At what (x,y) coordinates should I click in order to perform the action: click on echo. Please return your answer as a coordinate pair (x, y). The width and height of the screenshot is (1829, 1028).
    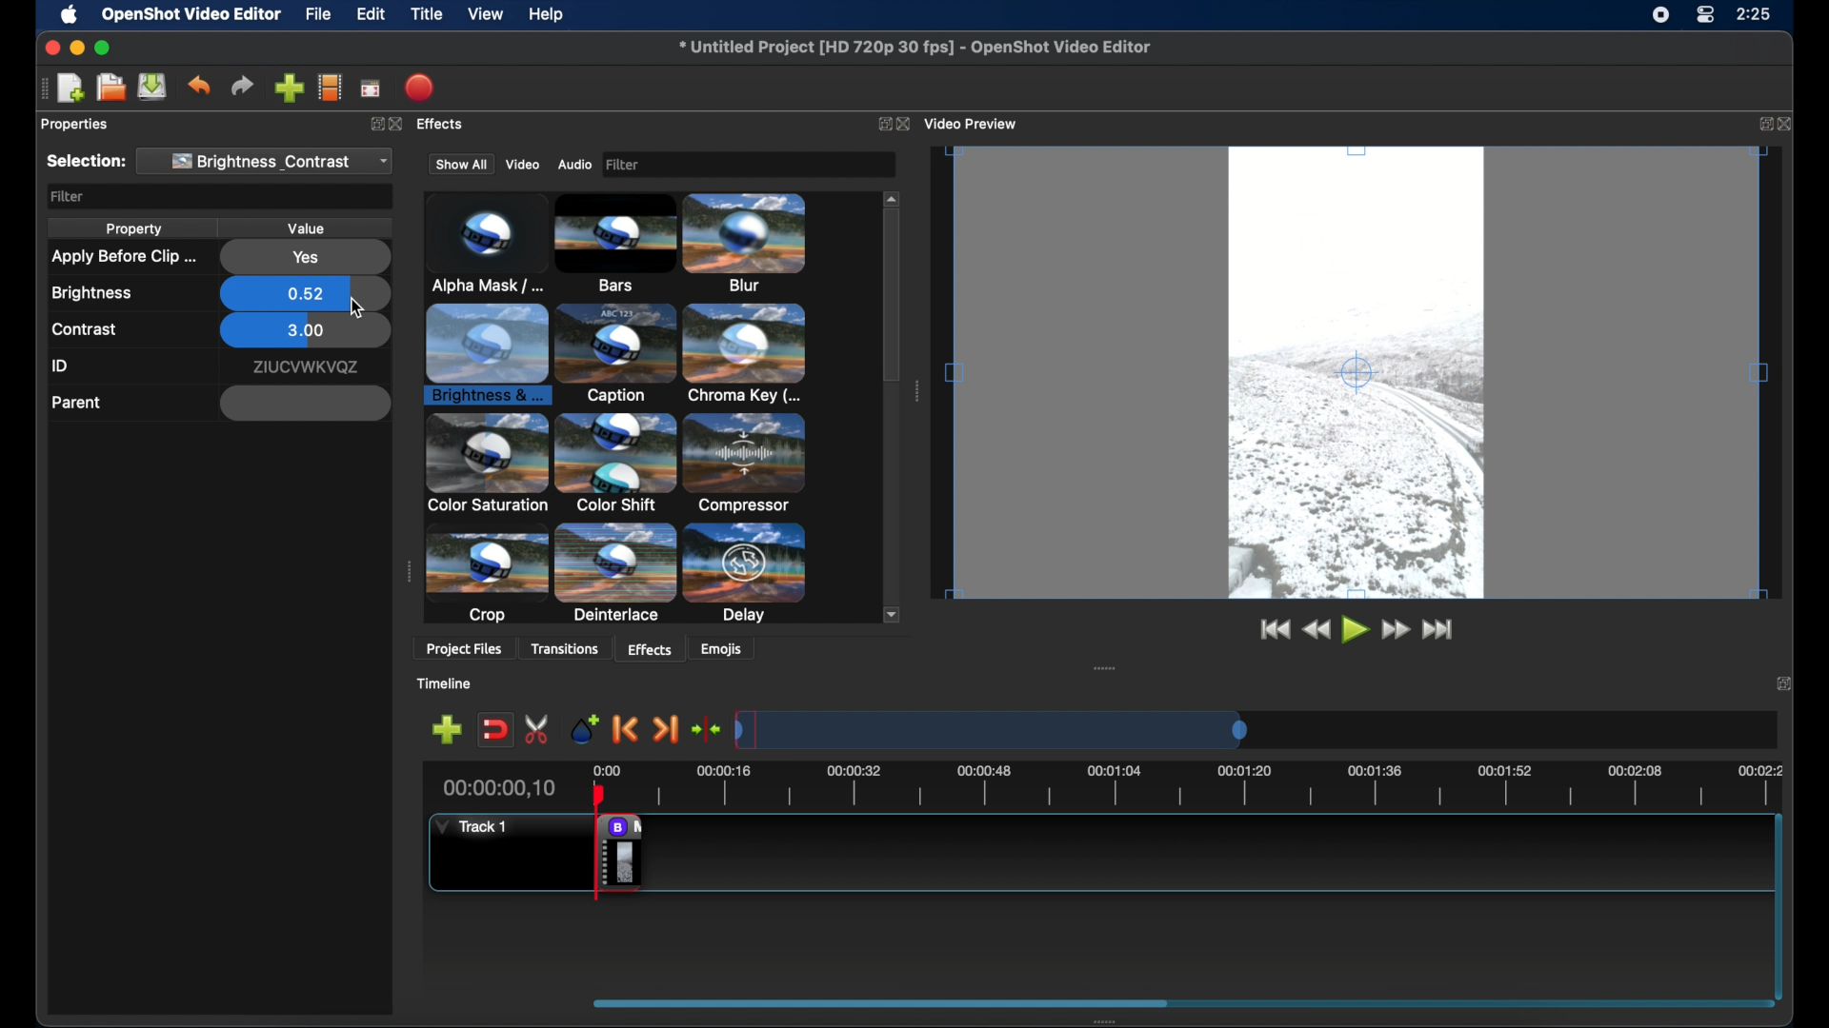
    Looking at the image, I should click on (488, 583).